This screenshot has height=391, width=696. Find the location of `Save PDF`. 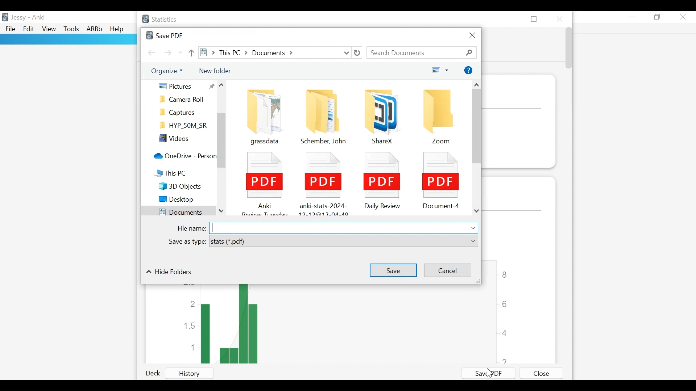

Save PDF is located at coordinates (489, 373).